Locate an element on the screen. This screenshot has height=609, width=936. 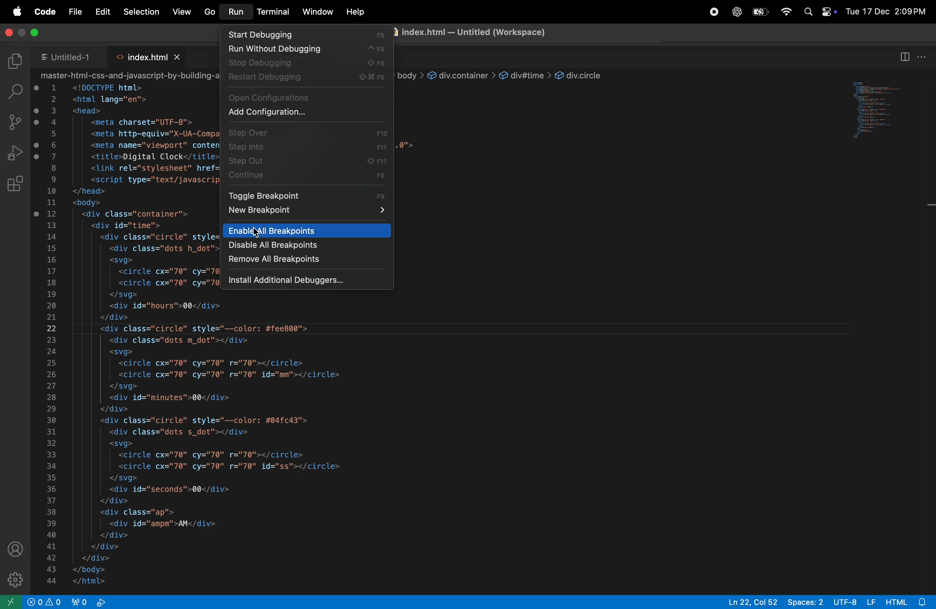
open window is located at coordinates (875, 112).